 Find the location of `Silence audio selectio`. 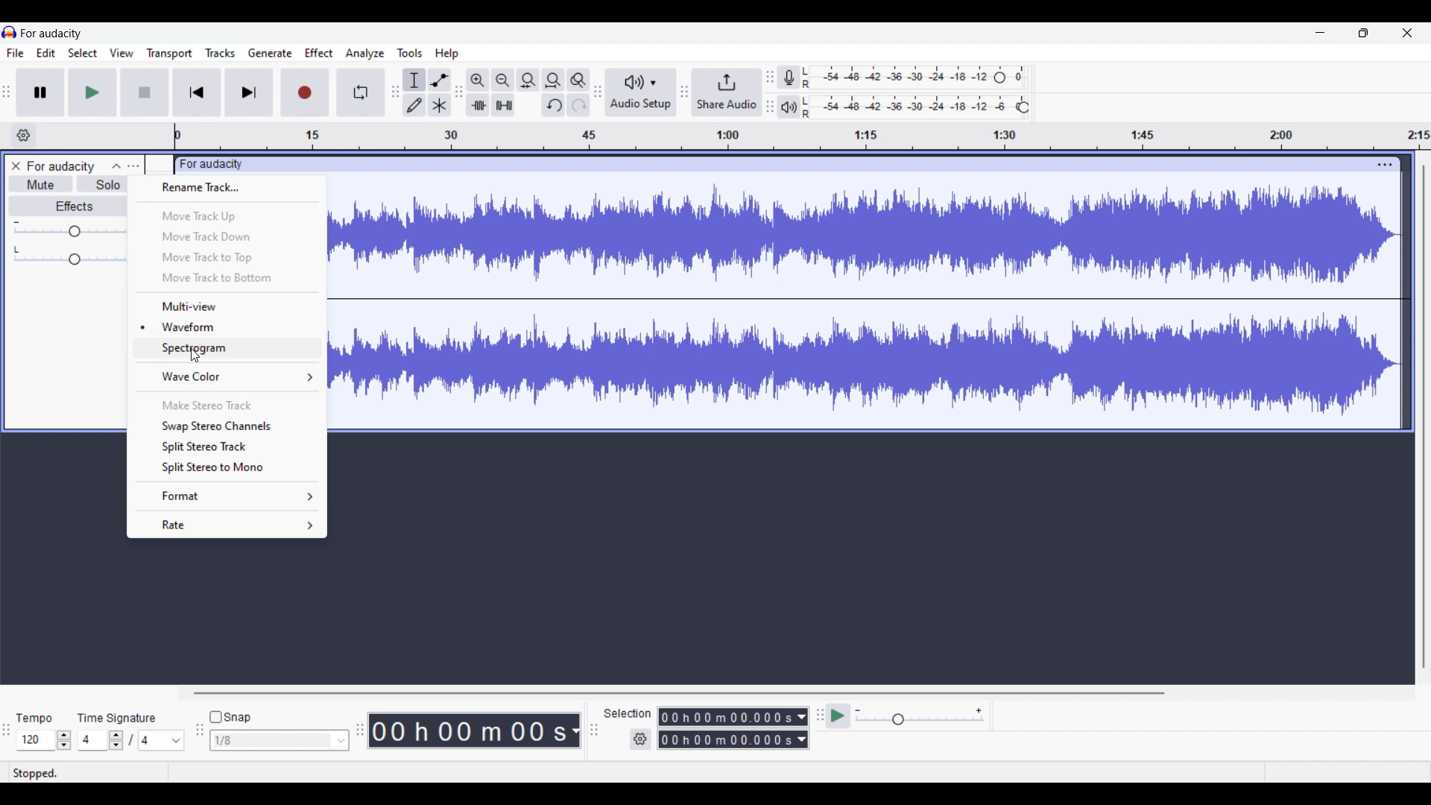

Silence audio selectio is located at coordinates (504, 104).